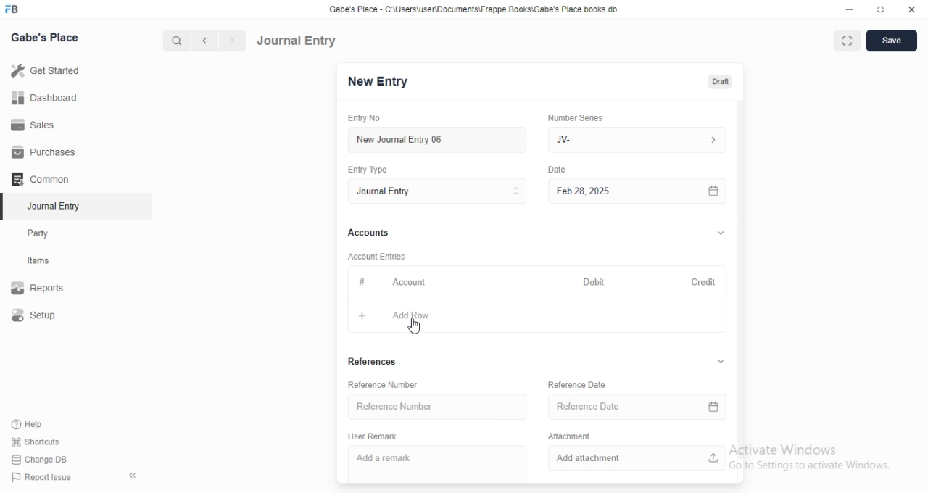 The image size is (928, 493). Describe the element at coordinates (45, 37) in the screenshot. I see `Gabe's Place` at that location.